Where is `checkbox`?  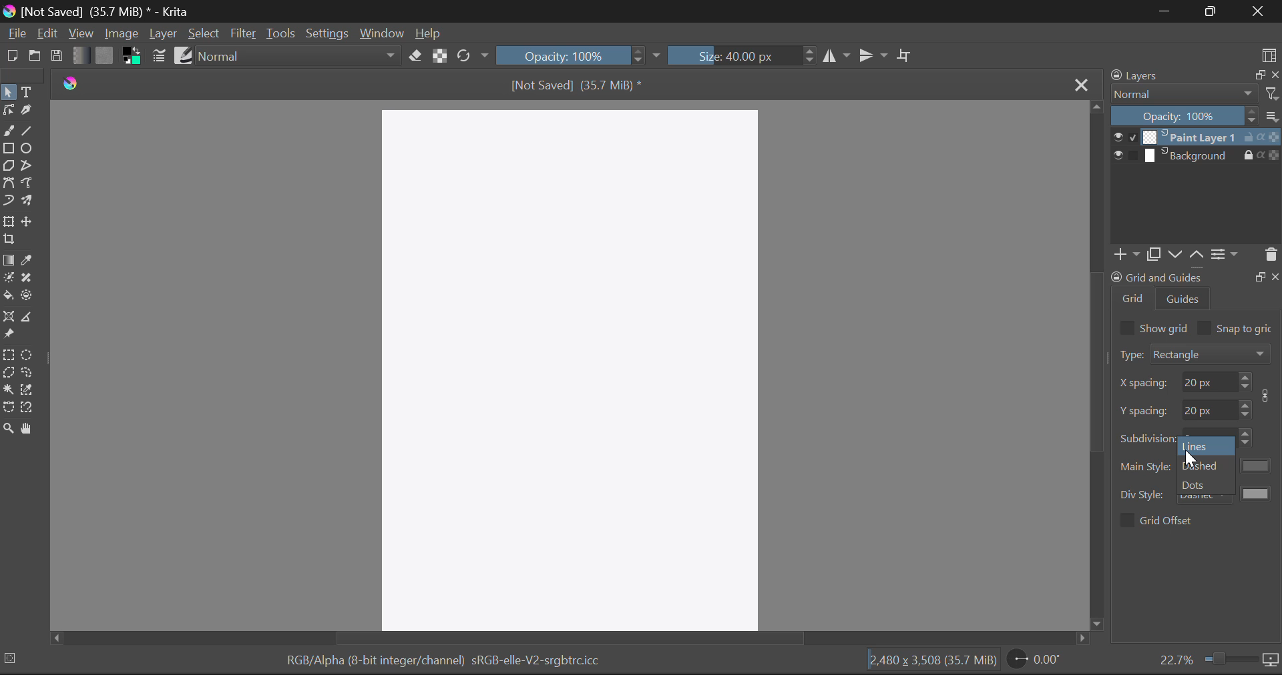
checkbox is located at coordinates (1126, 520).